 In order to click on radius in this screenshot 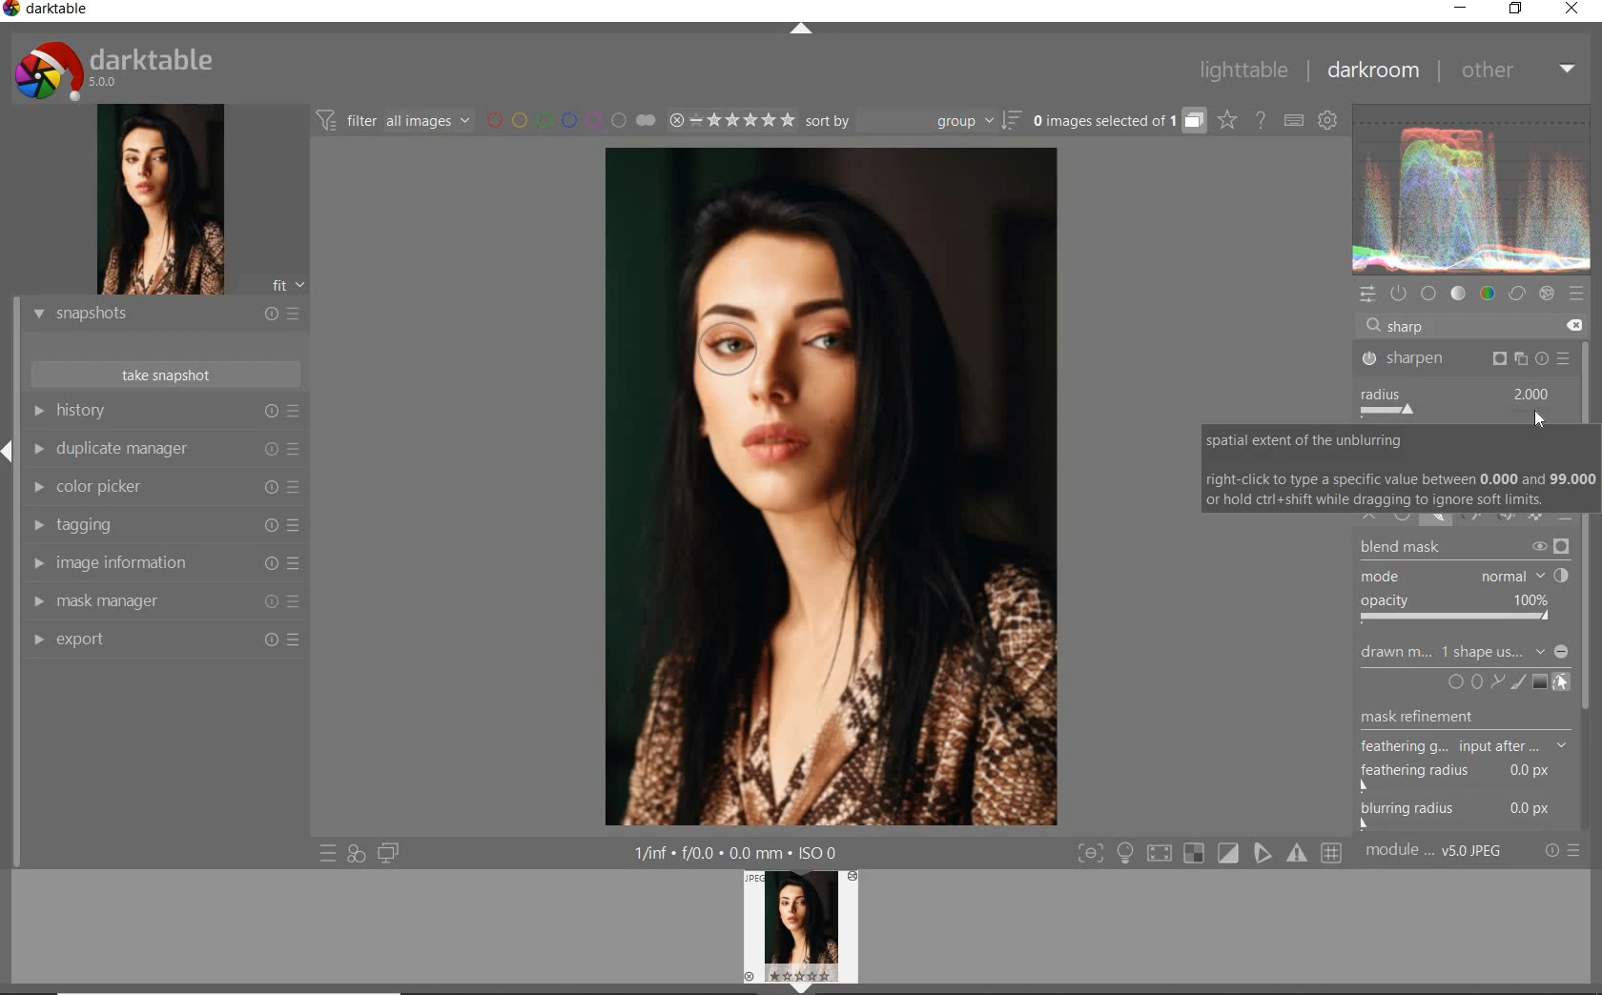, I will do `click(1462, 401)`.